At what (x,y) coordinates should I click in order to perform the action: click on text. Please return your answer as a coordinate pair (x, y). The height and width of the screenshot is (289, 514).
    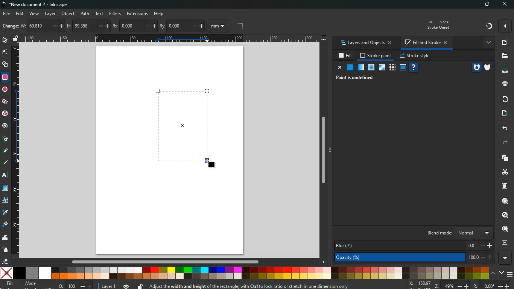
    Looking at the image, I should click on (100, 14).